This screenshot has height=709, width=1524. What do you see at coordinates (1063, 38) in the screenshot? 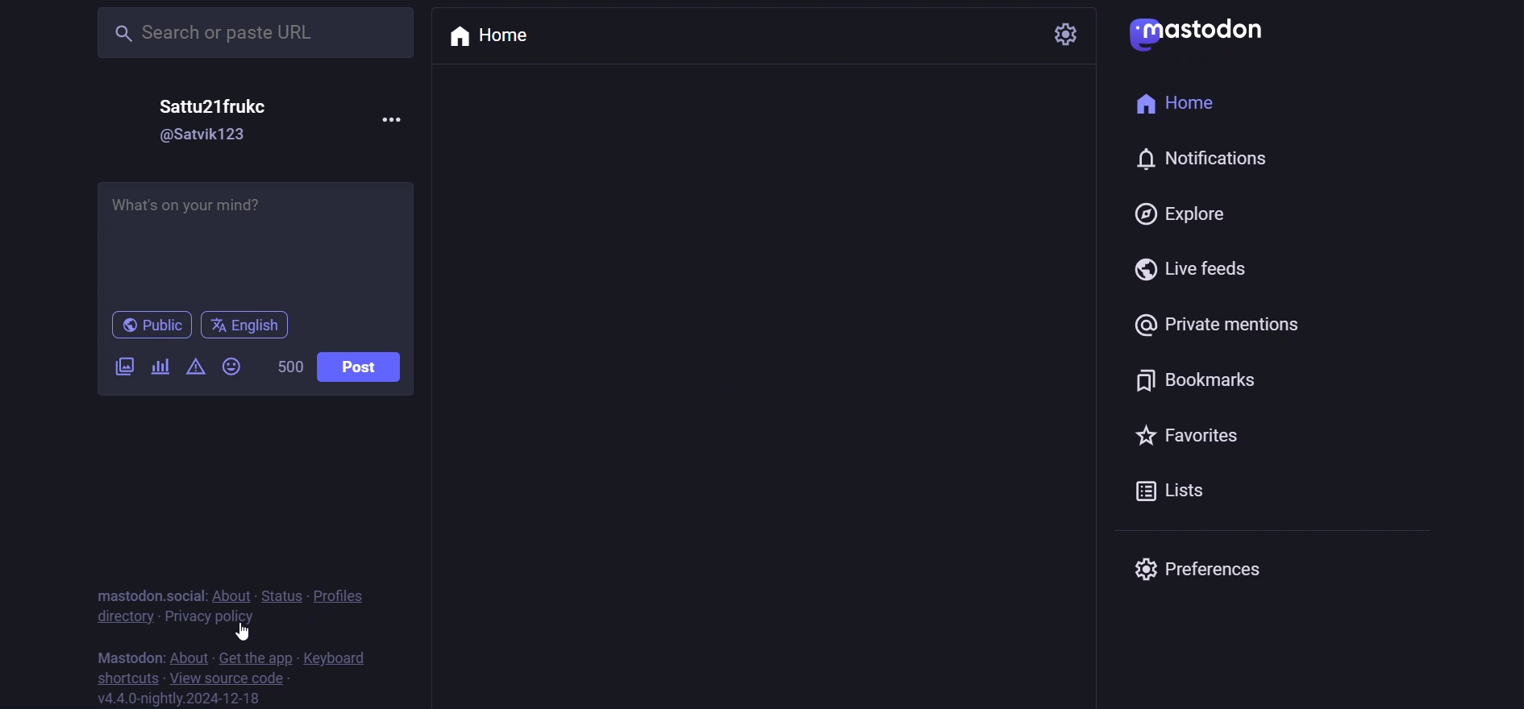
I see `setting` at bounding box center [1063, 38].